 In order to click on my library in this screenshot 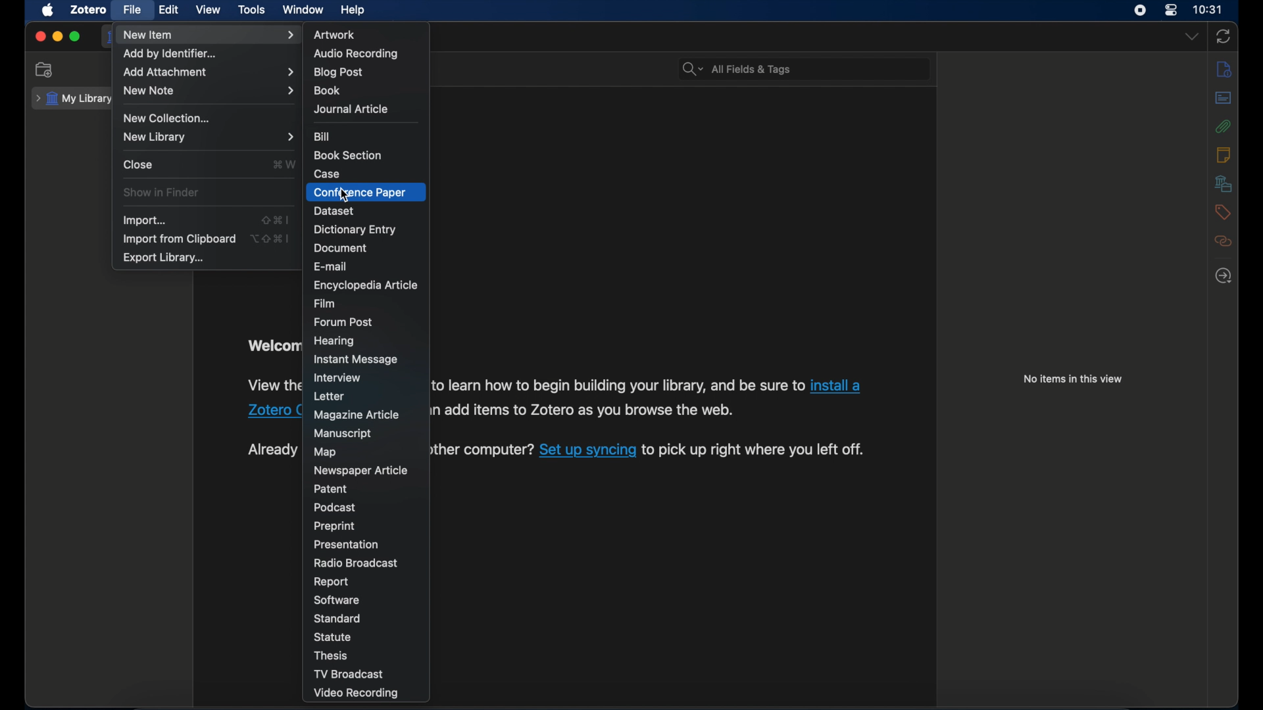, I will do `click(74, 99)`.